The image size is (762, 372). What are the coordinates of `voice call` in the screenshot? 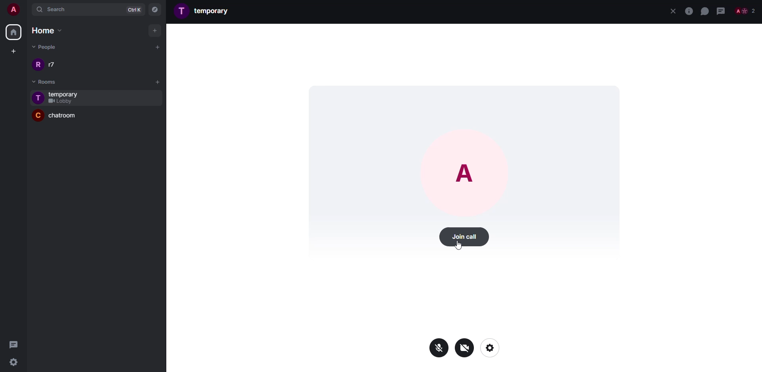 It's located at (689, 11).